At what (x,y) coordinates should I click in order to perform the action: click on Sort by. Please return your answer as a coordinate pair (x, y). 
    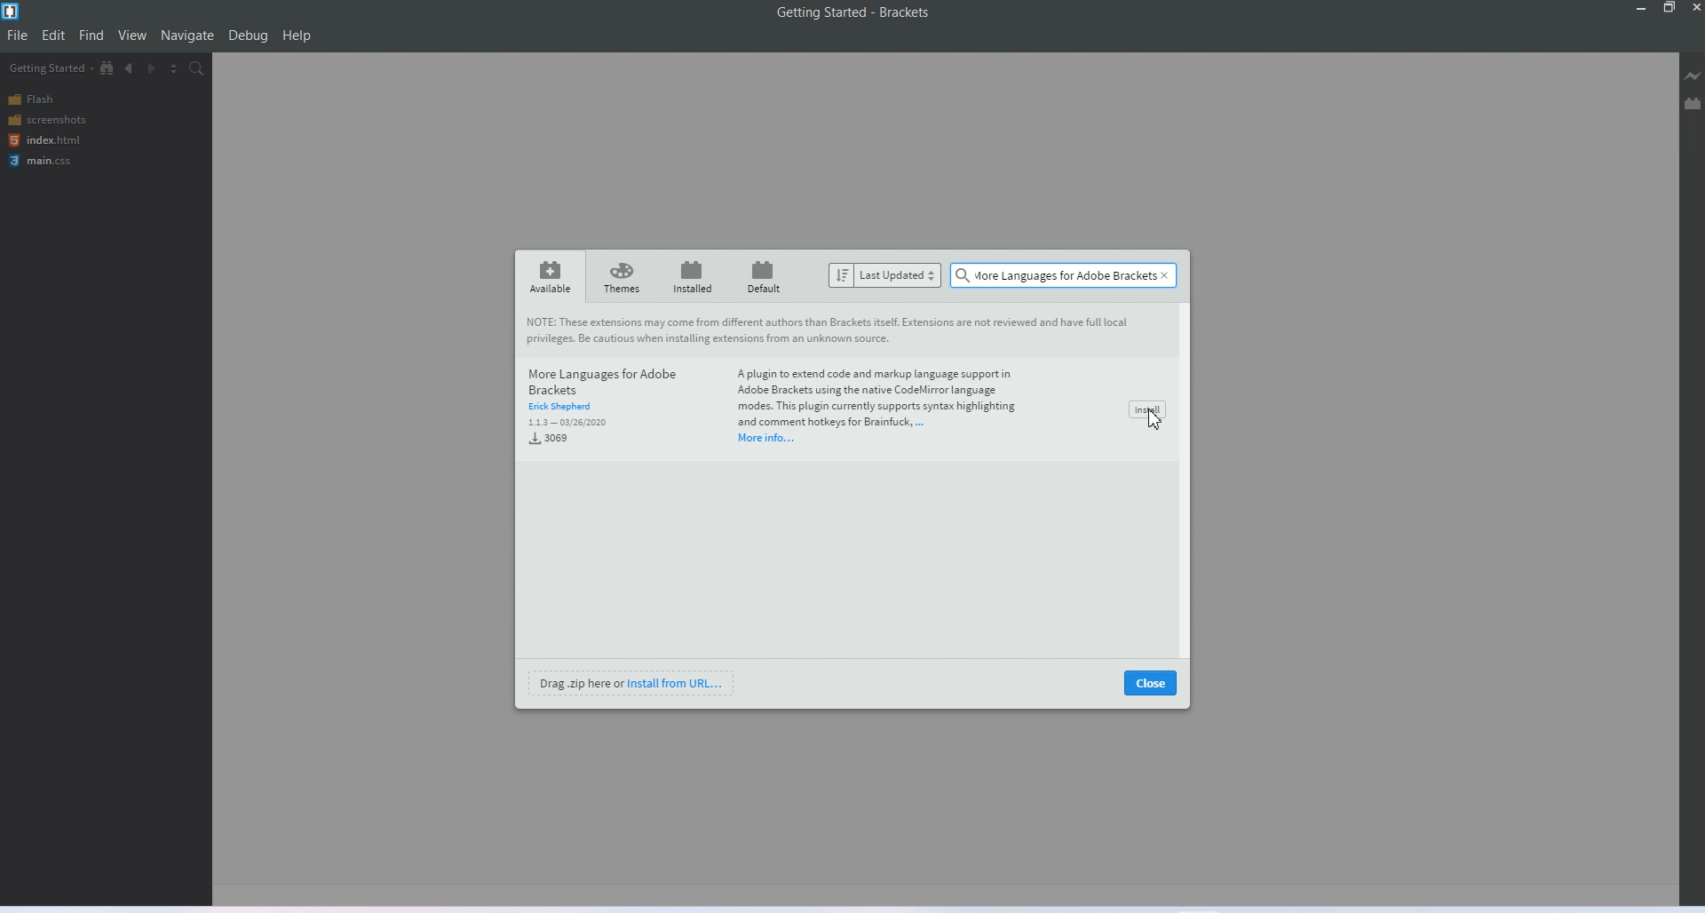
    Looking at the image, I should click on (885, 274).